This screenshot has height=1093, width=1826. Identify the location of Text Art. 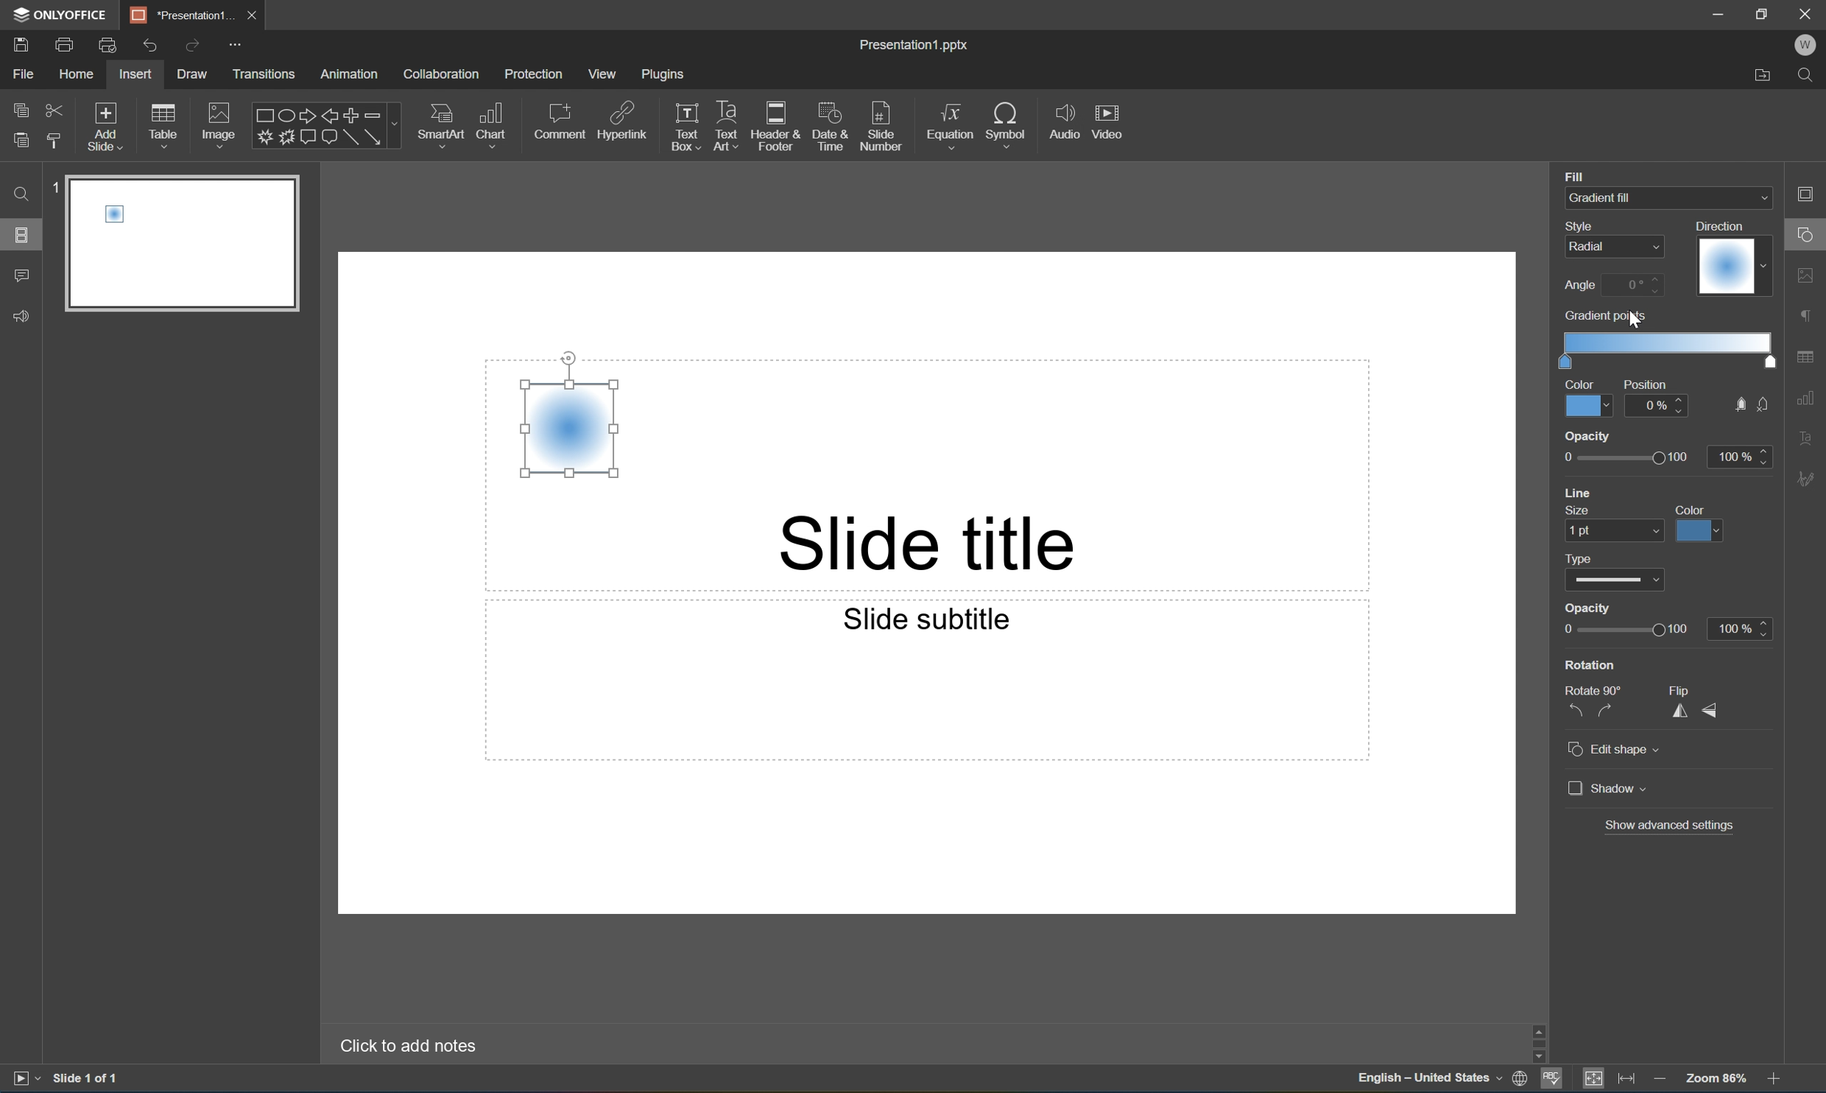
(727, 127).